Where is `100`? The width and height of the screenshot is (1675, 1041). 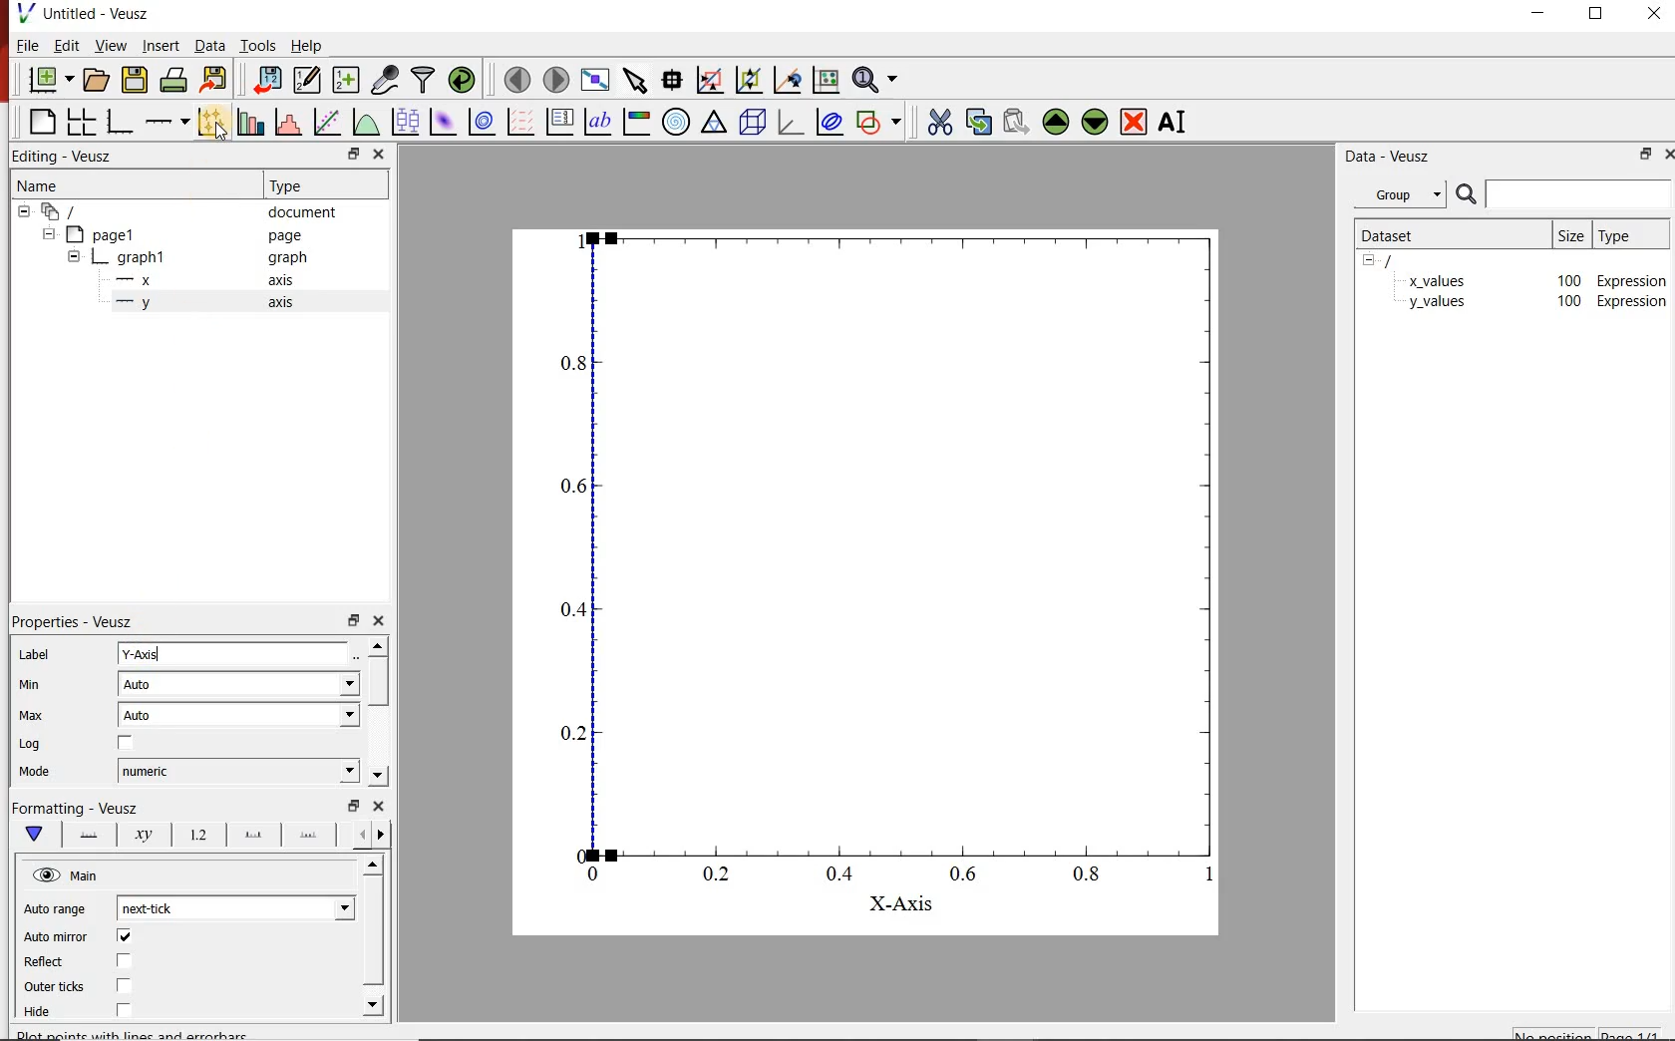 100 is located at coordinates (1567, 303).